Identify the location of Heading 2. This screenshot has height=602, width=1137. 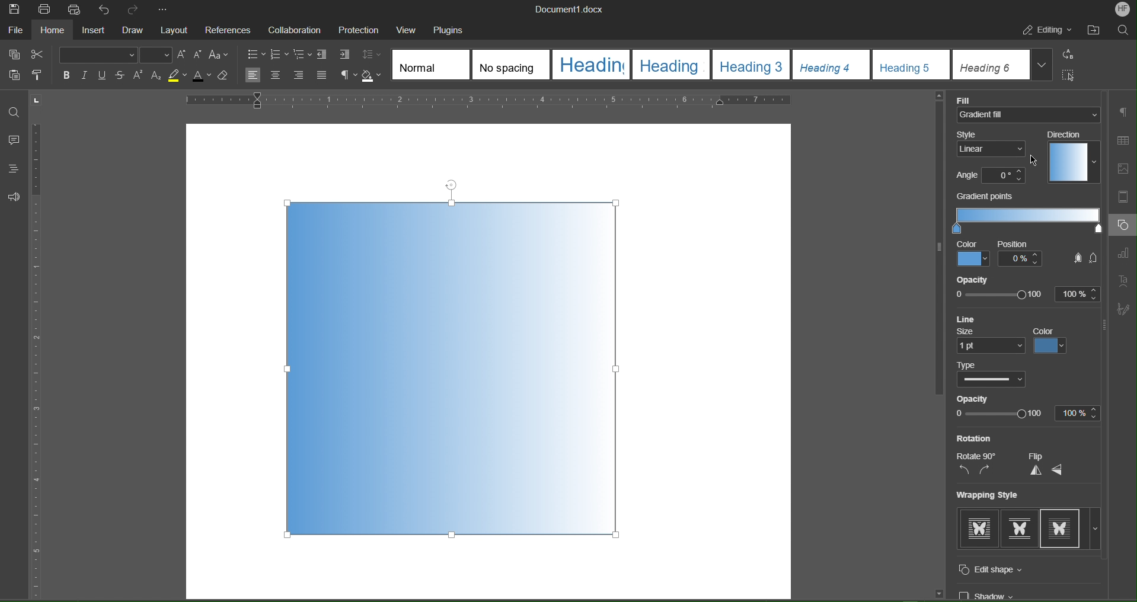
(670, 65).